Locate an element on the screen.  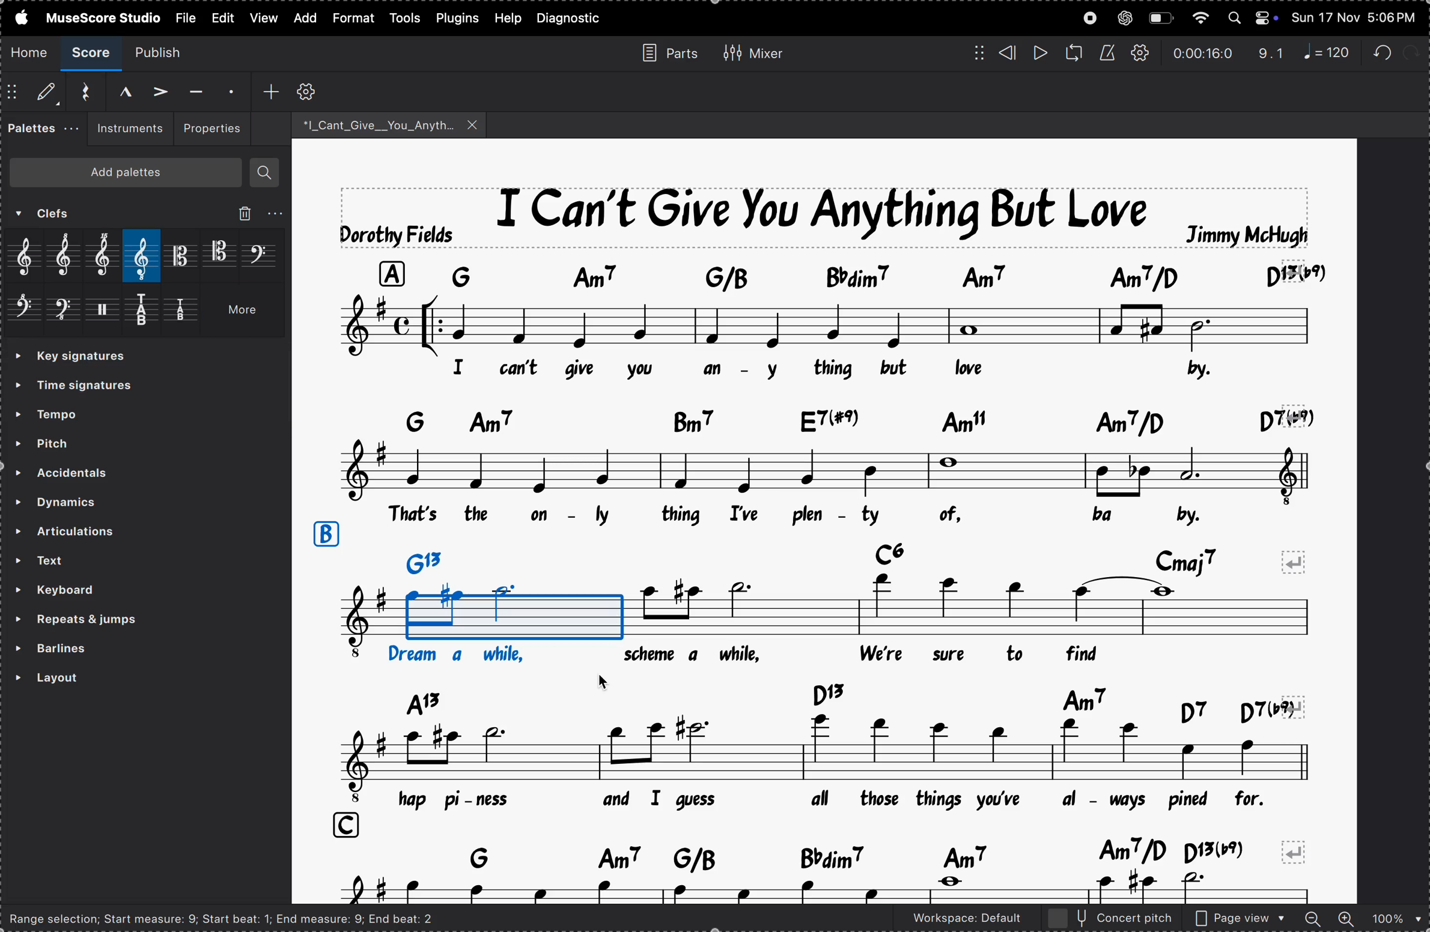
lyrics is located at coordinates (729, 369).